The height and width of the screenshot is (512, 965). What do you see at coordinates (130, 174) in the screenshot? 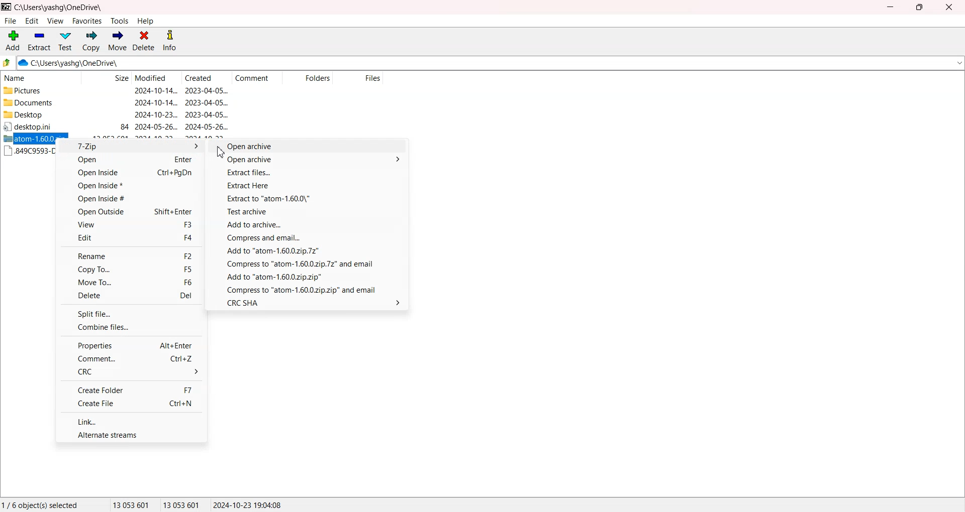
I see `Open Inside` at bounding box center [130, 174].